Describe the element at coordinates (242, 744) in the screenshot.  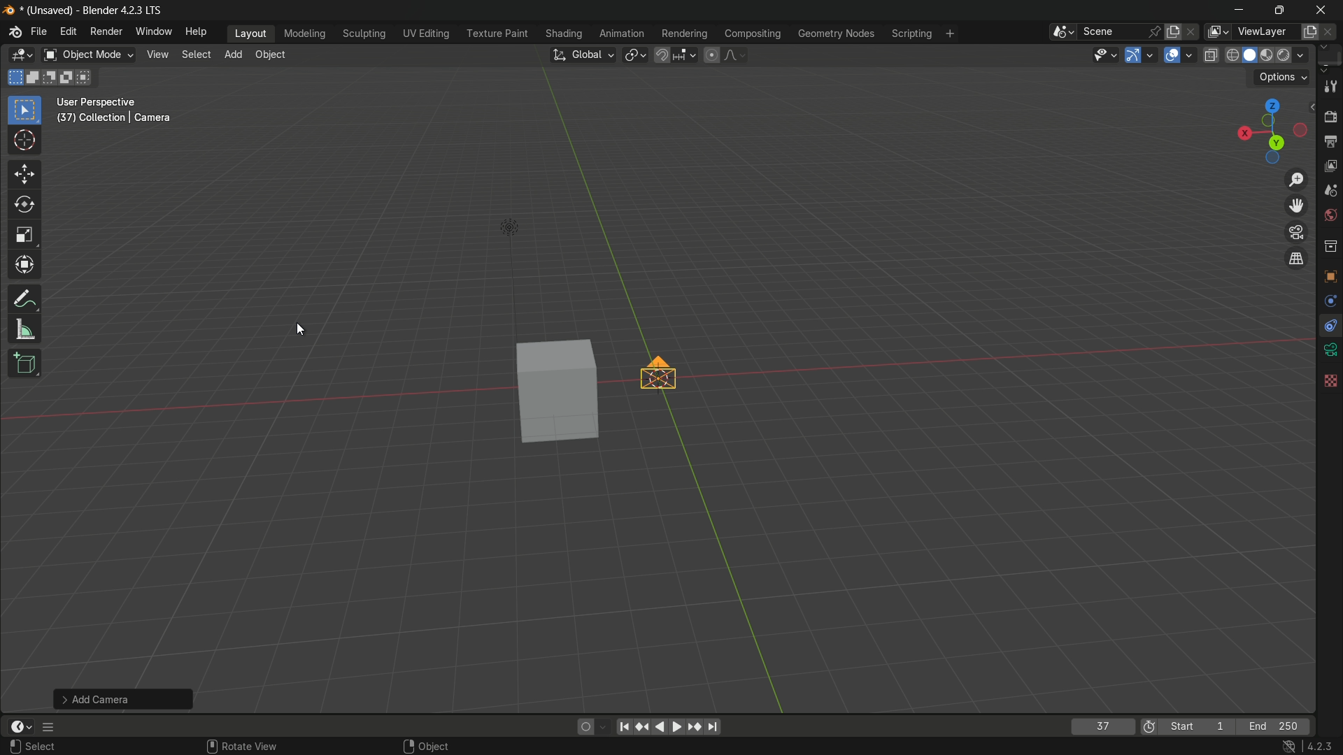
I see `rotate view` at that location.